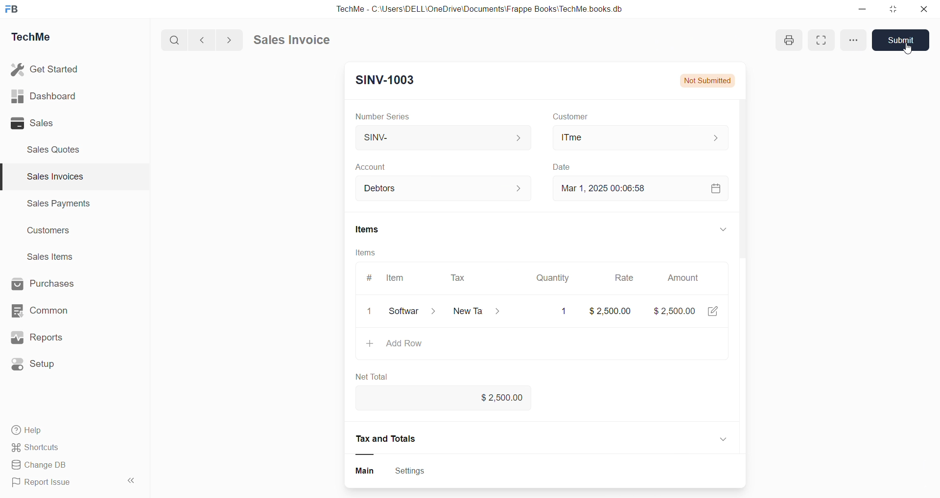 This screenshot has height=498, width=940. What do you see at coordinates (372, 253) in the screenshot?
I see `Items` at bounding box center [372, 253].